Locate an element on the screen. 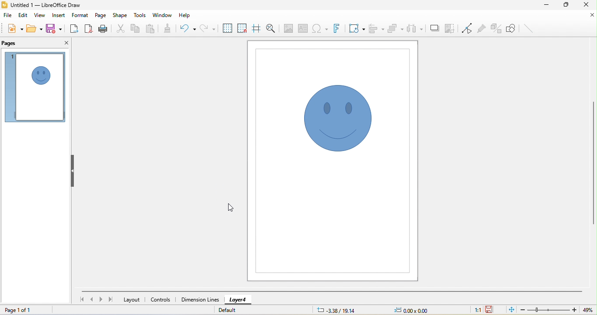  print is located at coordinates (103, 28).